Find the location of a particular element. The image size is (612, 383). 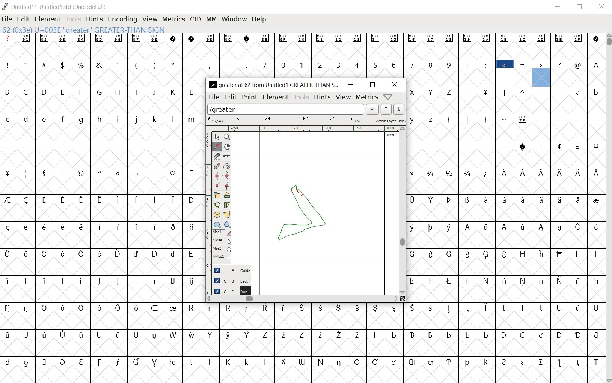

mm is located at coordinates (211, 20).